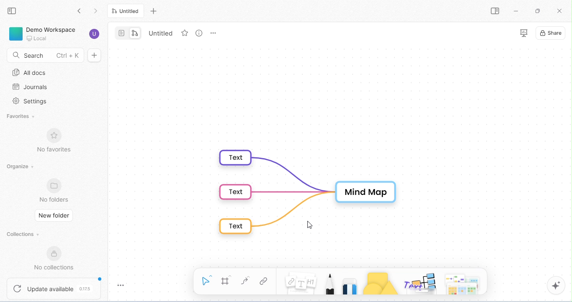 The height and width of the screenshot is (302, 572). I want to click on pencil, so click(330, 283).